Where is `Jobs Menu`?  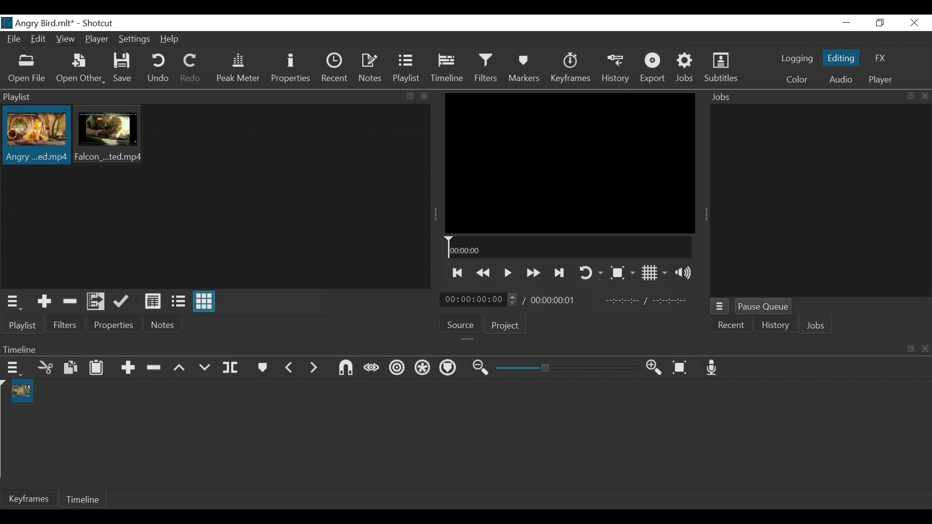 Jobs Menu is located at coordinates (720, 307).